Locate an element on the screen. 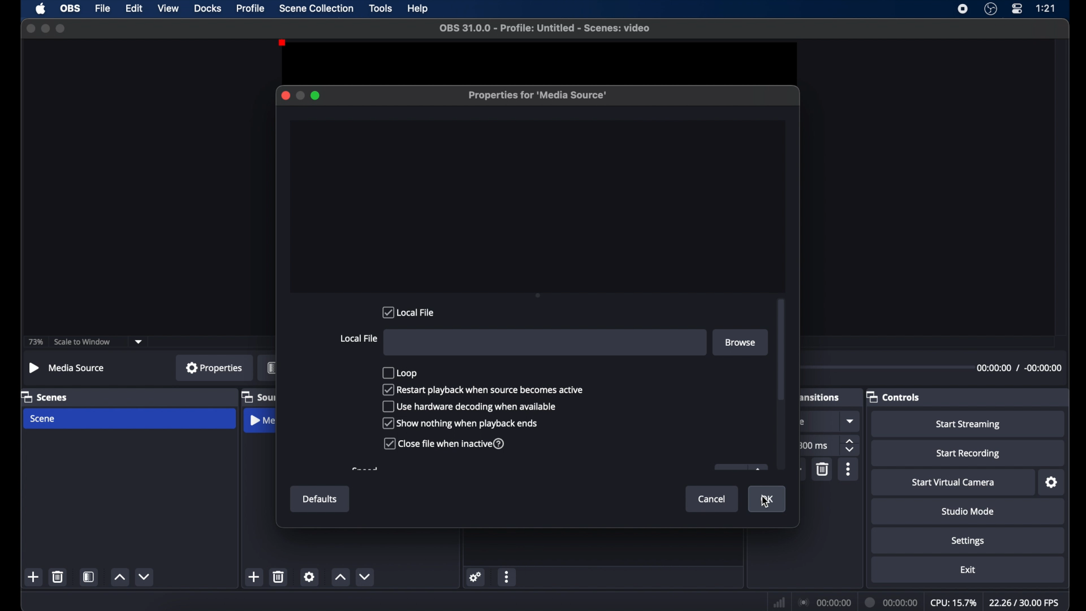 This screenshot has width=1086, height=611. network is located at coordinates (778, 603).